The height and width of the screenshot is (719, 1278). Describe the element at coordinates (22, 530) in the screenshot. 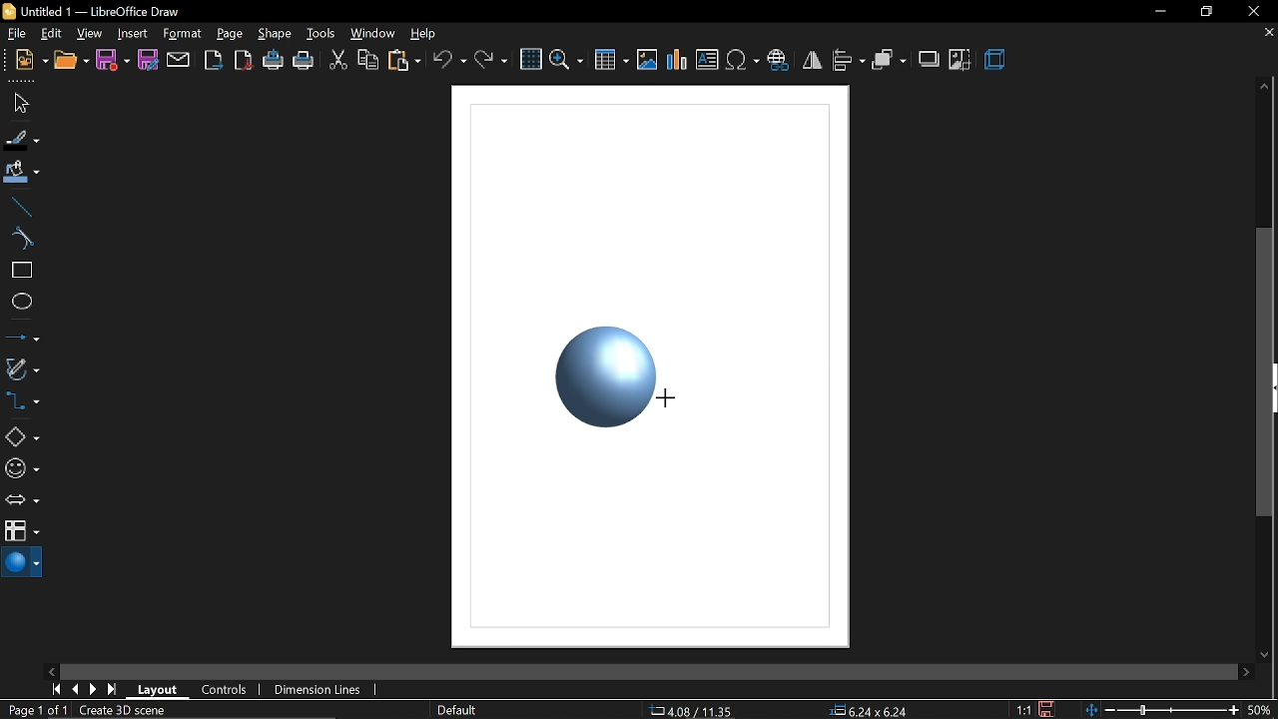

I see `flowchart` at that location.